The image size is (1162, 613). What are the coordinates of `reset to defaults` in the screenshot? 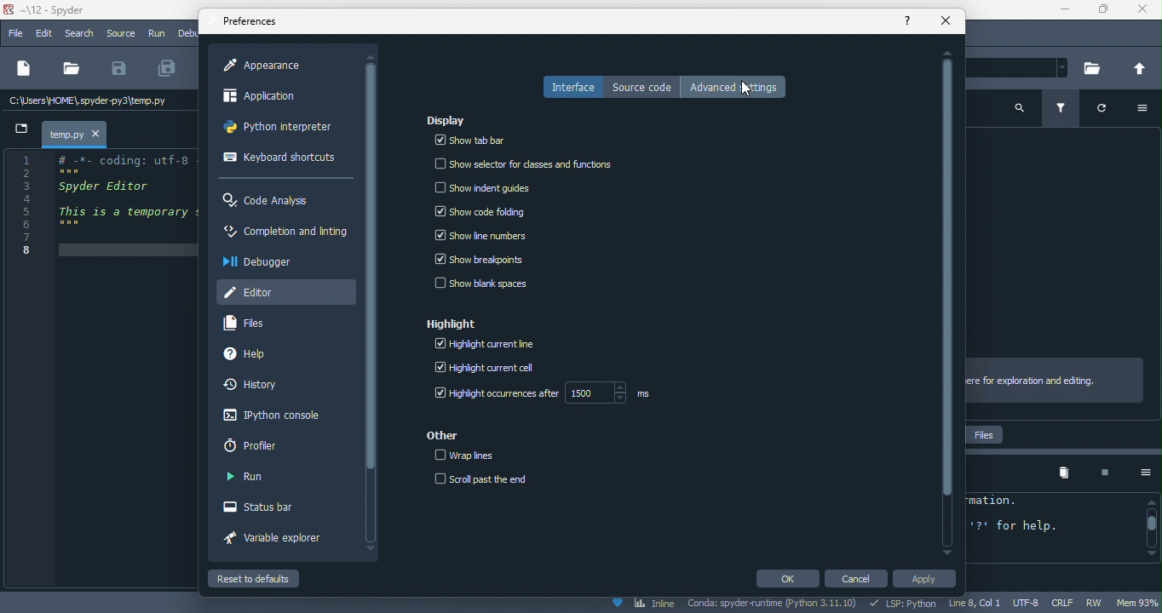 It's located at (271, 578).